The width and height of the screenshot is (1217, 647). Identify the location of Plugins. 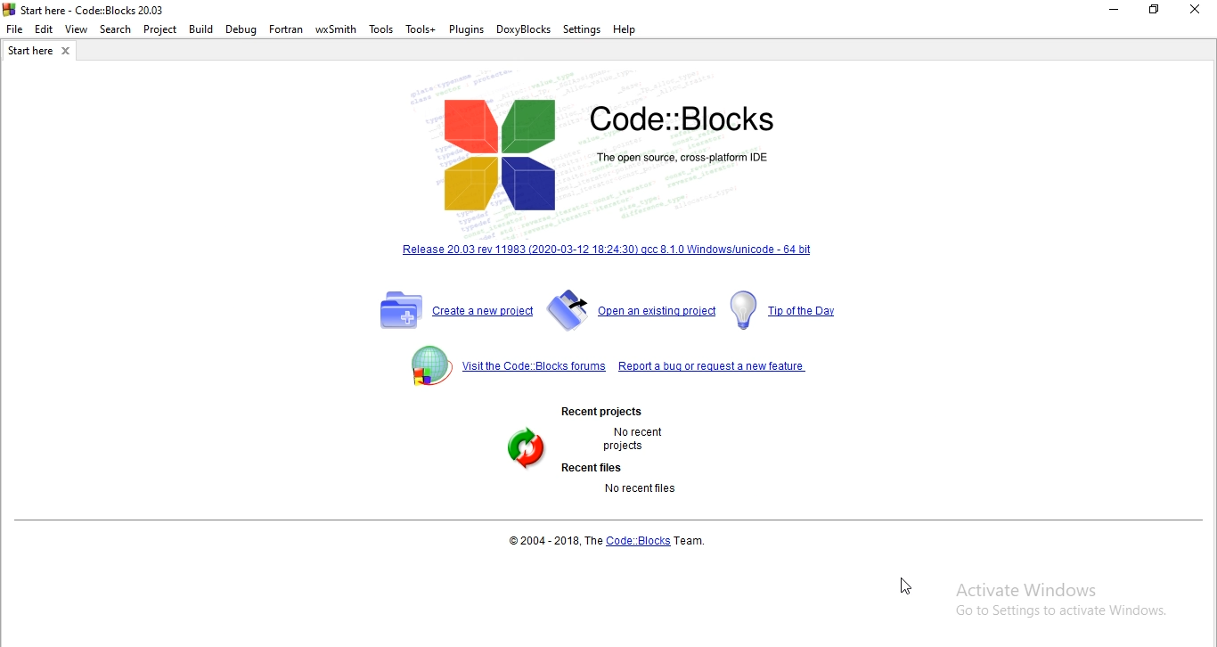
(467, 29).